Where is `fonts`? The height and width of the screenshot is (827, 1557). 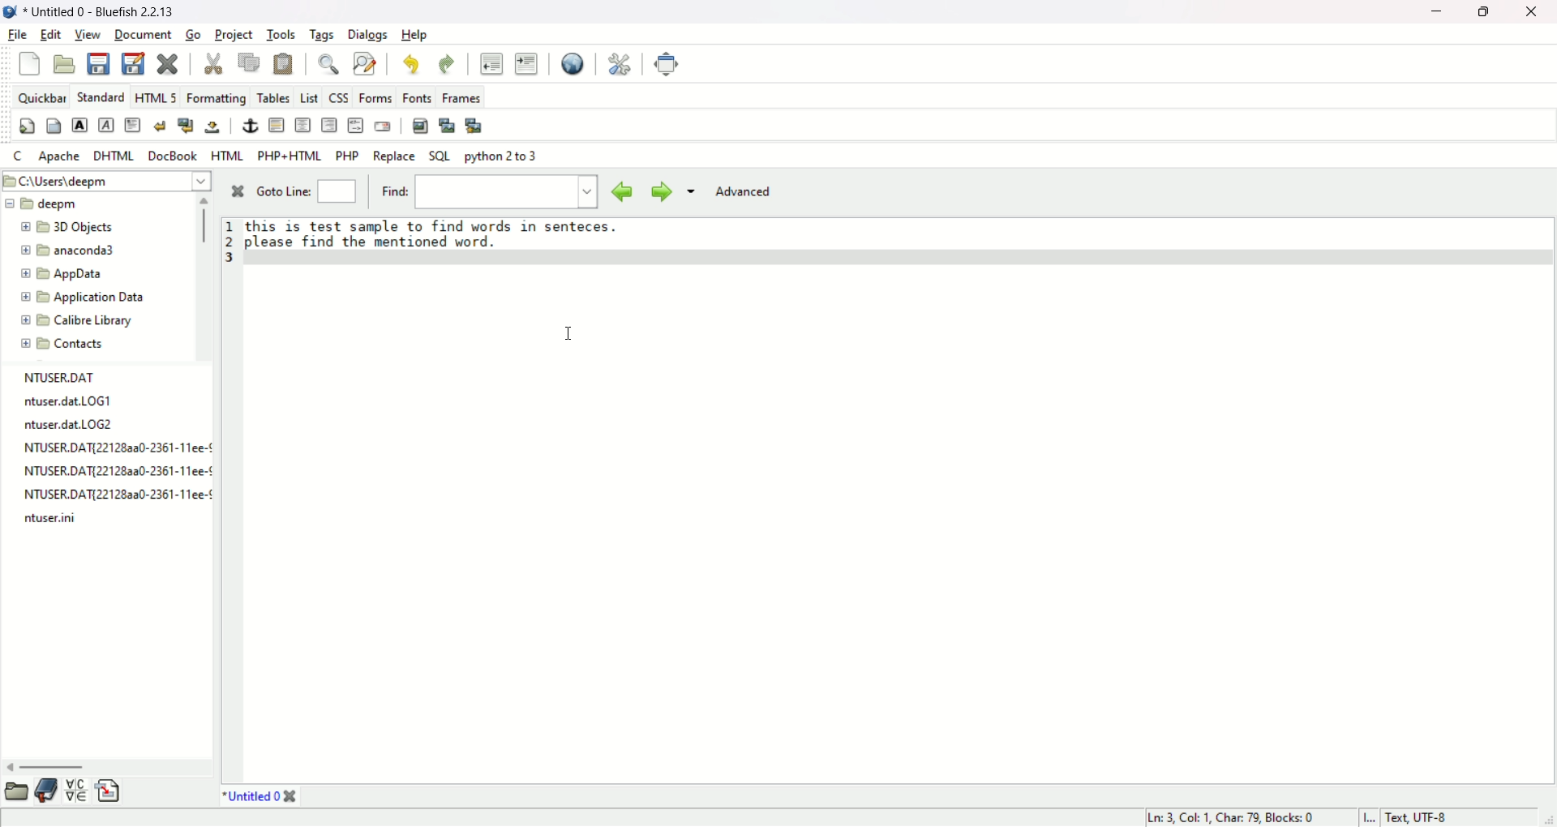 fonts is located at coordinates (418, 97).